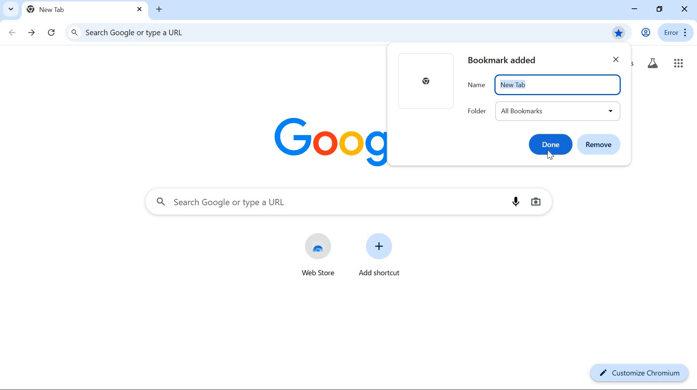  What do you see at coordinates (516, 201) in the screenshot?
I see `voice search` at bounding box center [516, 201].